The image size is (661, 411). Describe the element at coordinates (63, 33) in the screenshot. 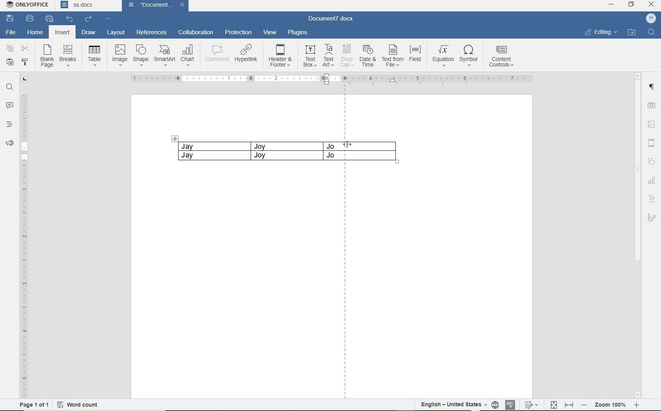

I see `INSERT` at that location.